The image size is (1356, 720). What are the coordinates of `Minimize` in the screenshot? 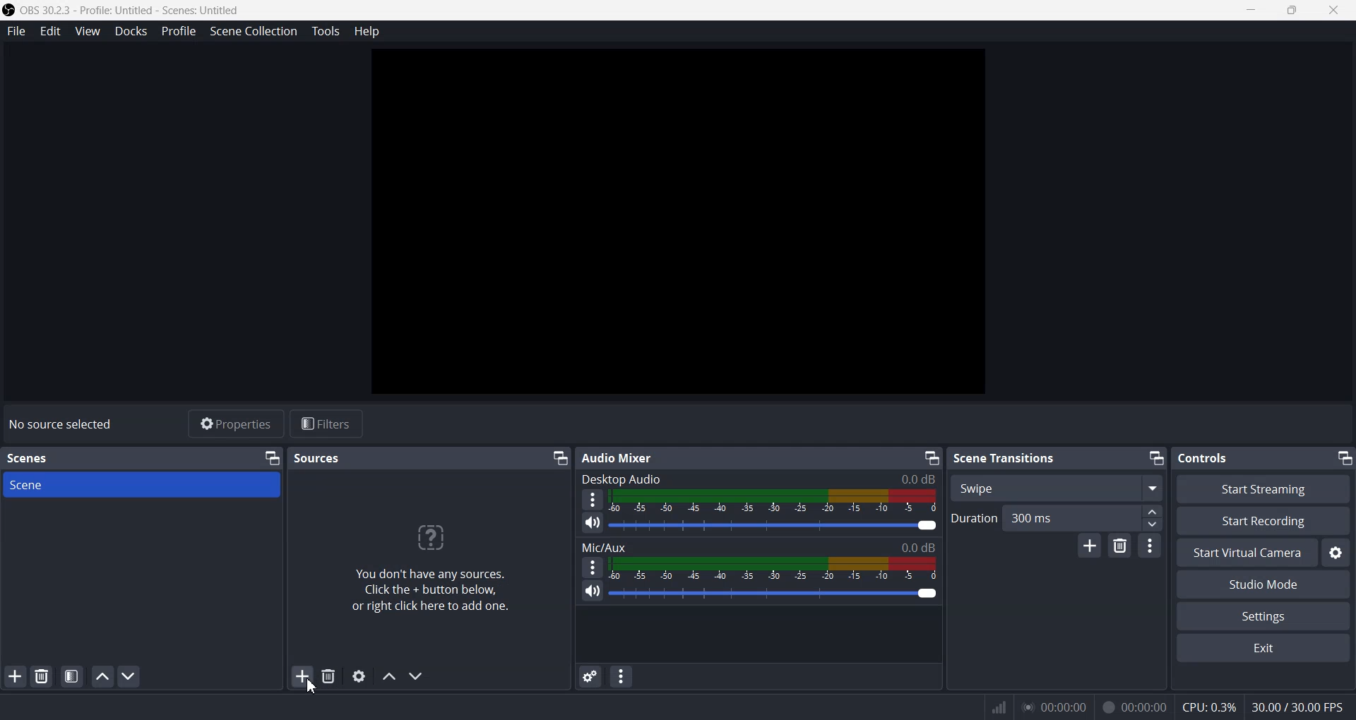 It's located at (1156, 458).